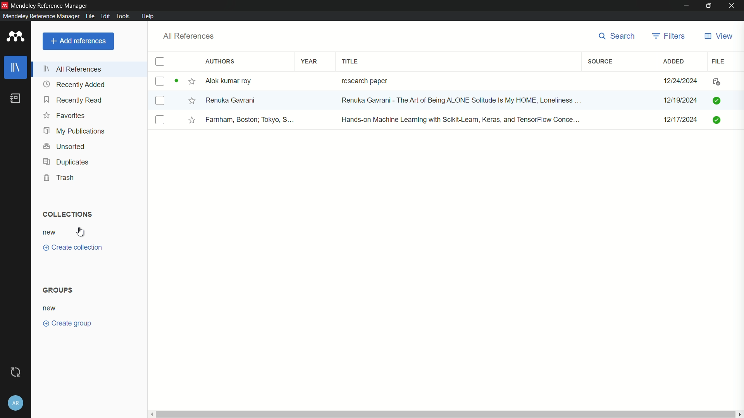  I want to click on favorites, so click(64, 116).